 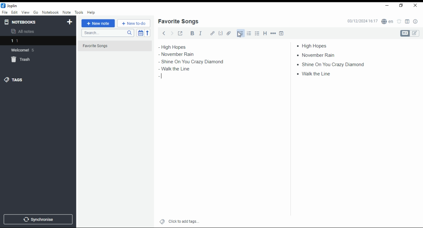 What do you see at coordinates (229, 33) in the screenshot?
I see `attach file` at bounding box center [229, 33].